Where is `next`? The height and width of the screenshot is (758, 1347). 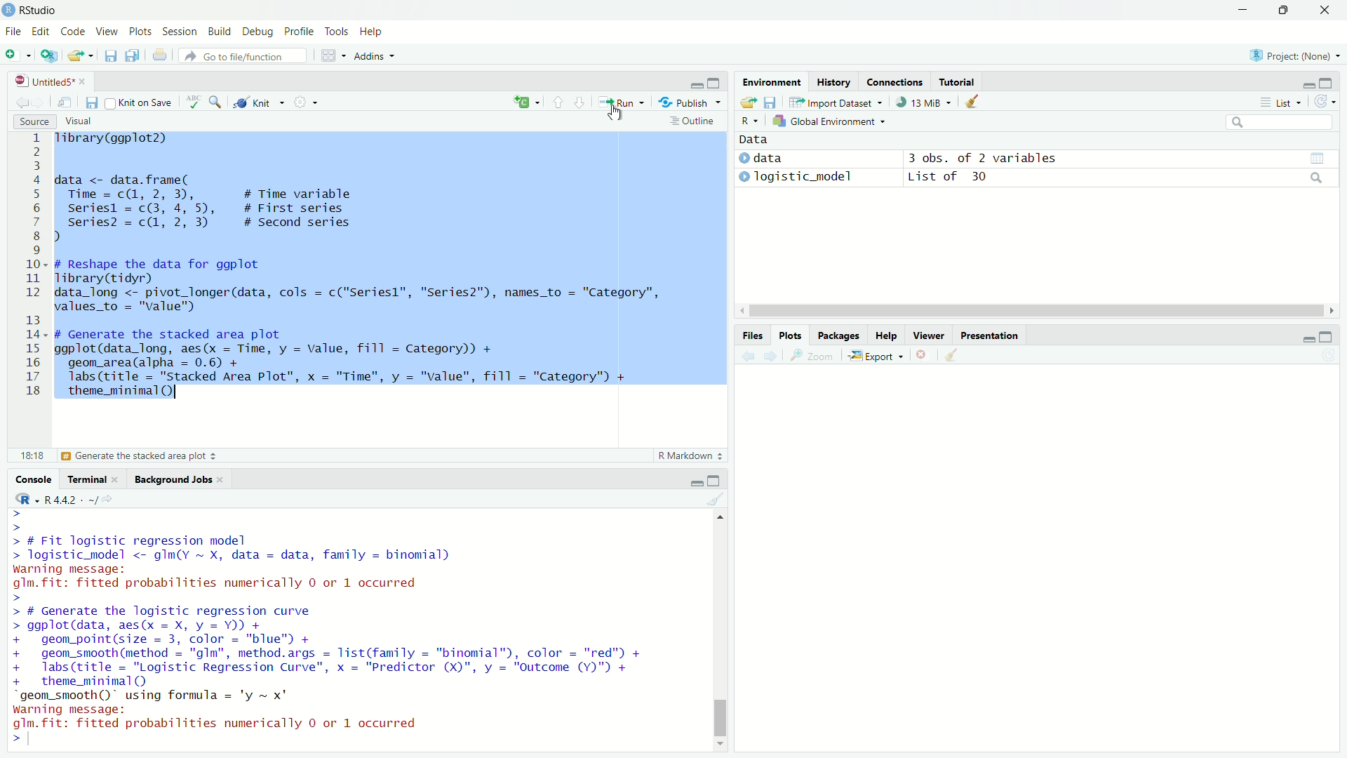
next is located at coordinates (772, 359).